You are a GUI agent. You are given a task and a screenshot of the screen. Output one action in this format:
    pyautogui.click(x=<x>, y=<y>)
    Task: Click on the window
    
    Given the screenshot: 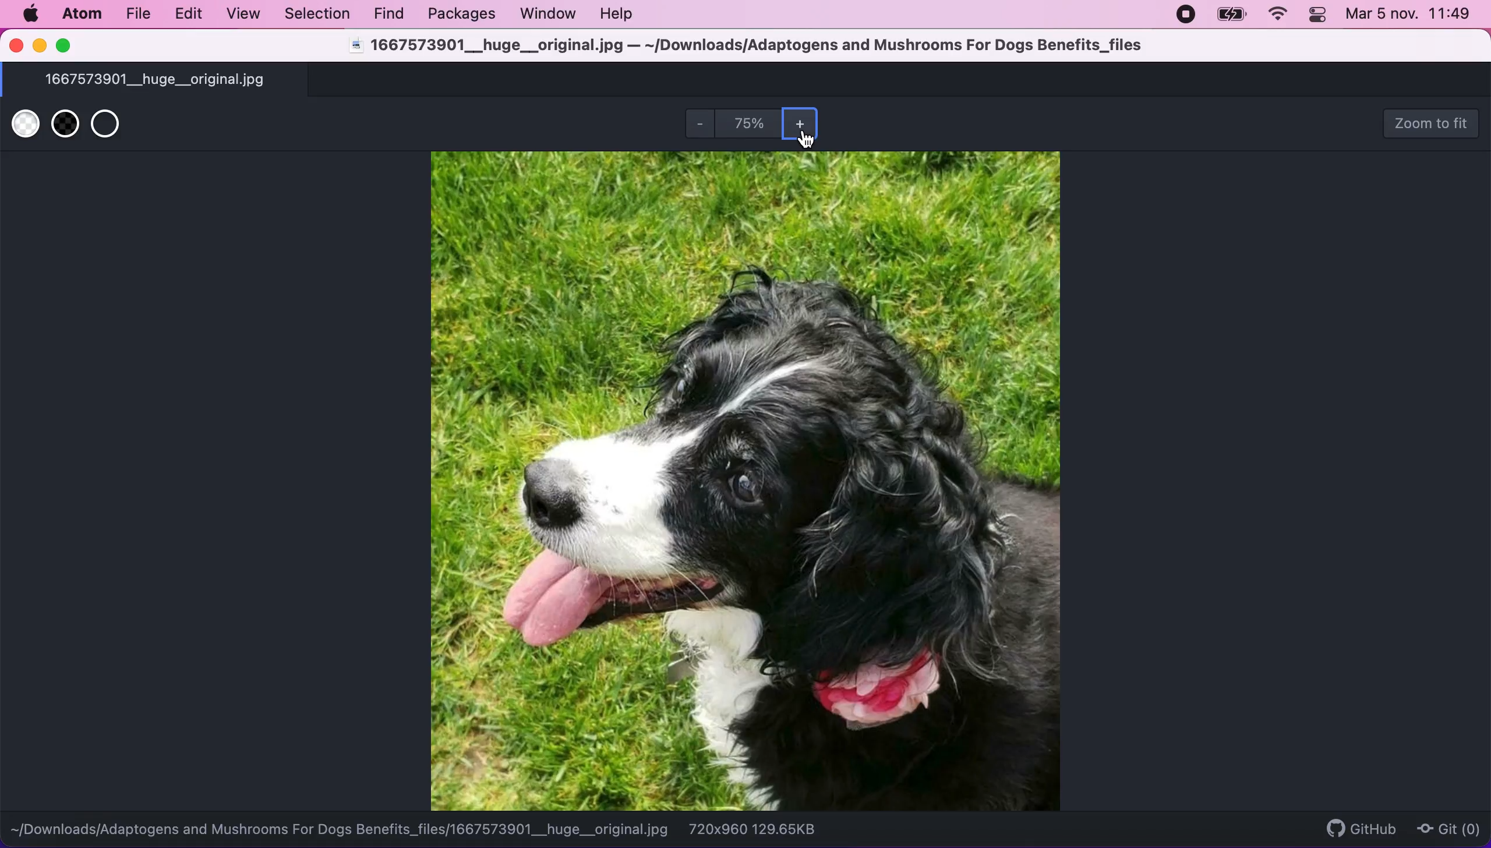 What is the action you would take?
    pyautogui.click(x=550, y=15)
    